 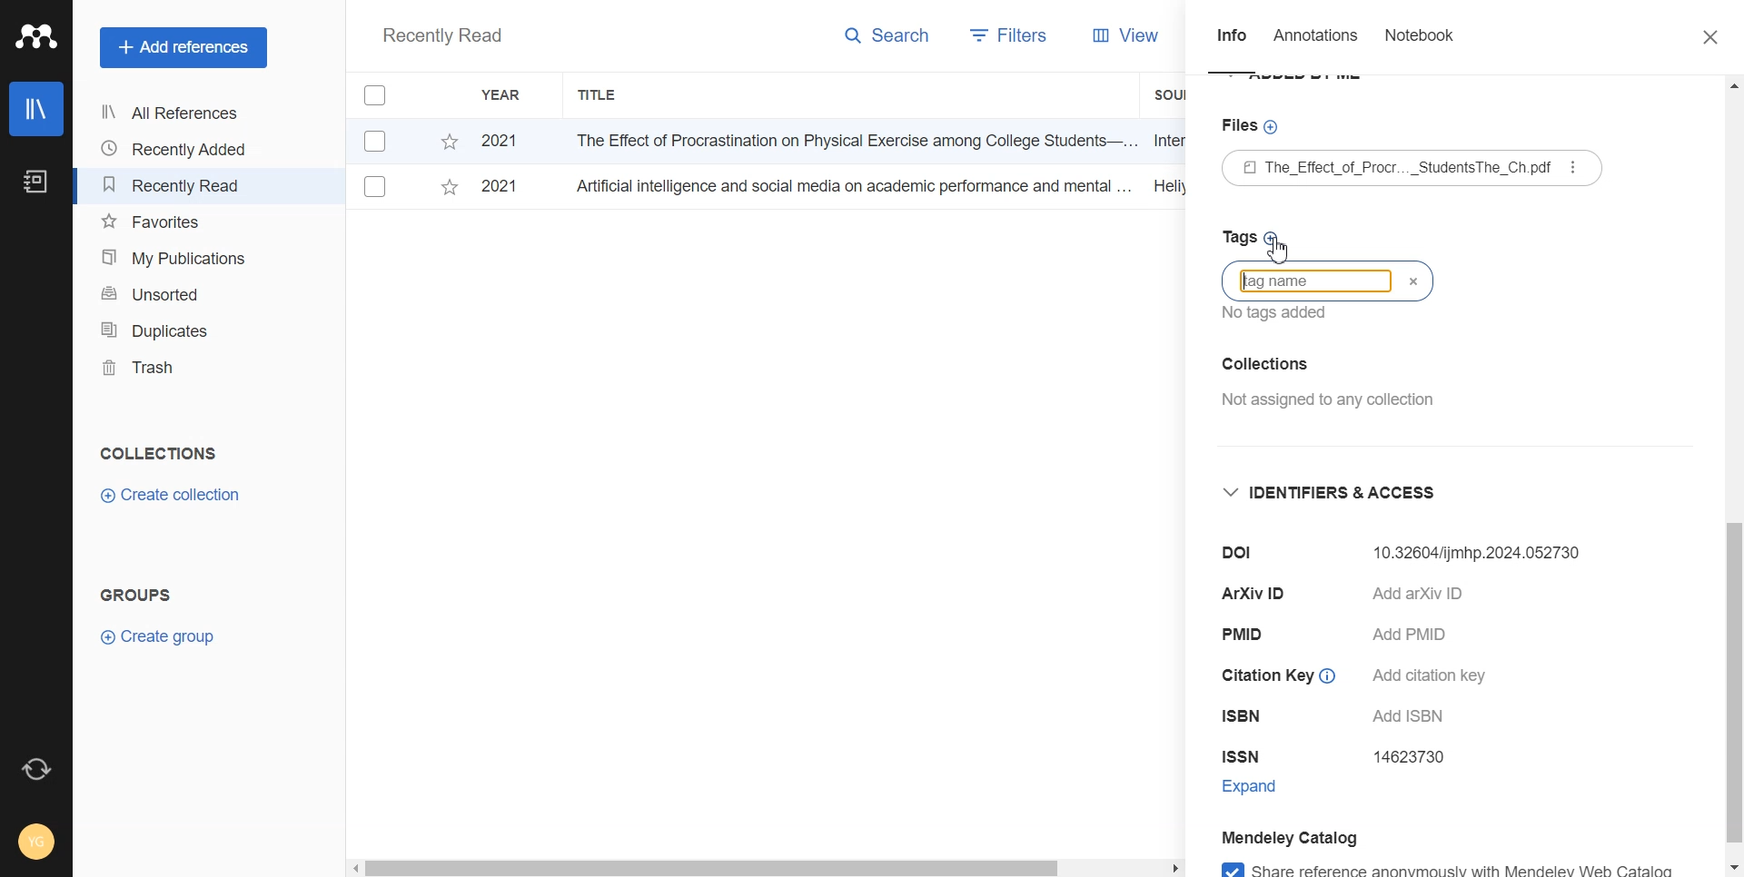 I want to click on Add references, so click(x=183, y=48).